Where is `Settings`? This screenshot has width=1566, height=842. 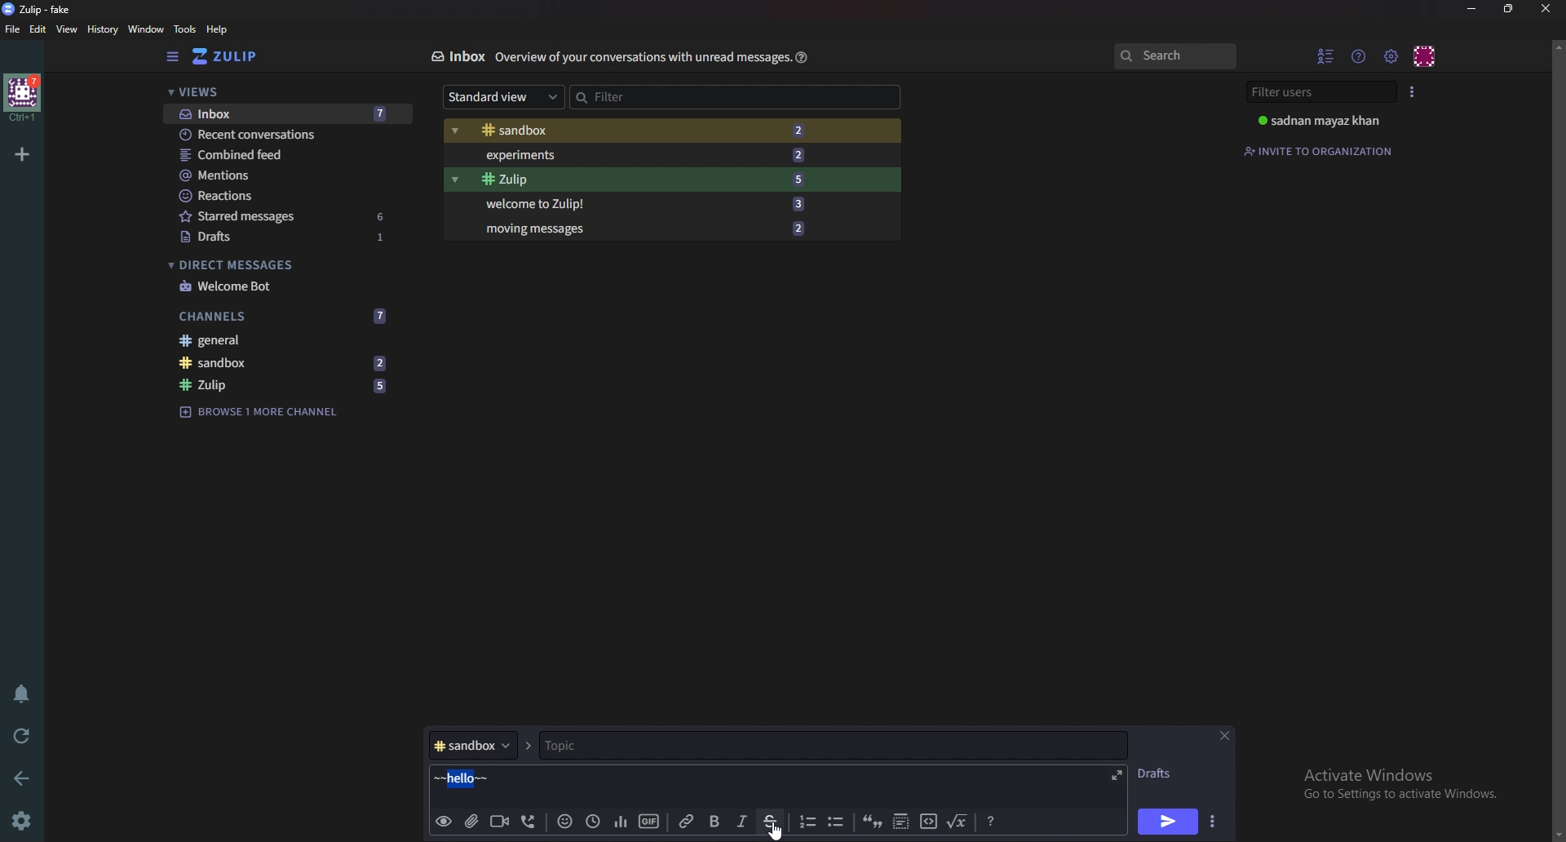
Settings is located at coordinates (24, 818).